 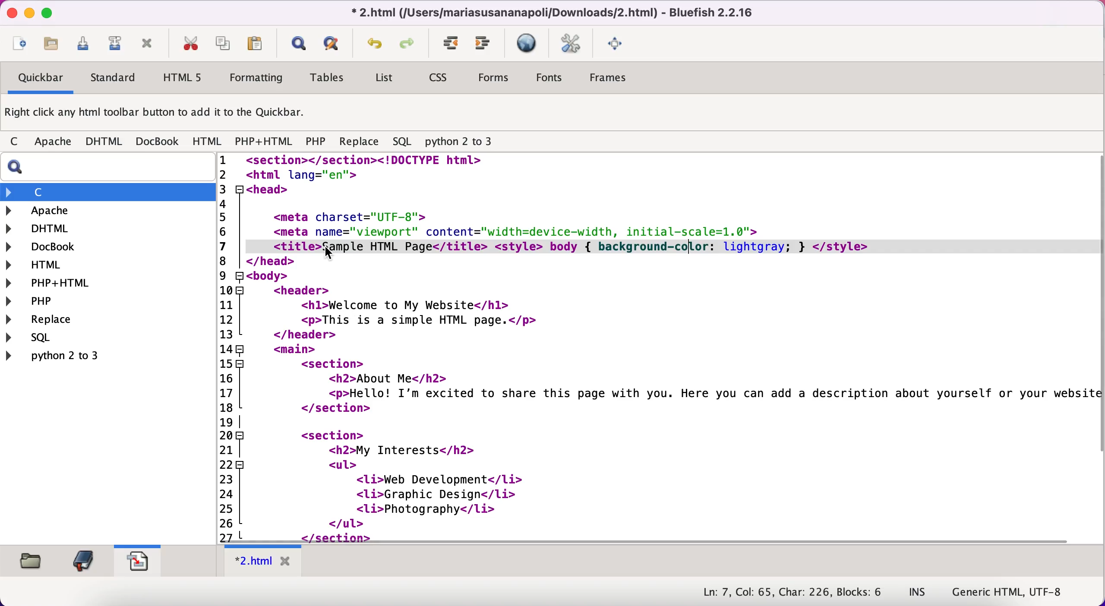 I want to click on dhtml, so click(x=104, y=142).